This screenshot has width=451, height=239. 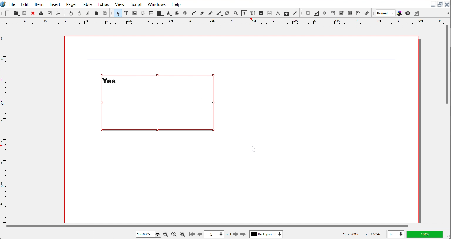 What do you see at coordinates (350, 13) in the screenshot?
I see `PDF List box` at bounding box center [350, 13].